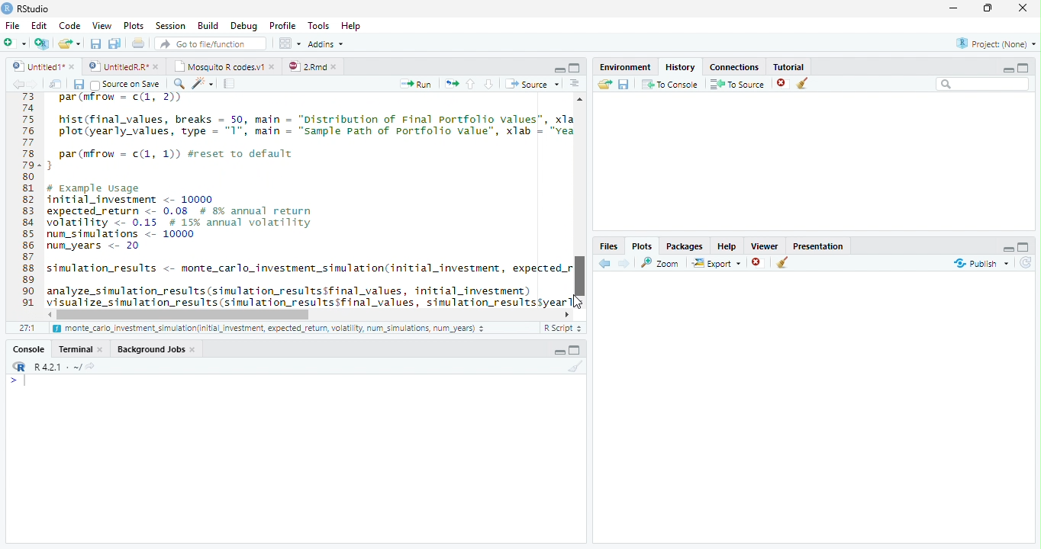 This screenshot has width=1041, height=549. Describe the element at coordinates (983, 84) in the screenshot. I see `Search` at that location.